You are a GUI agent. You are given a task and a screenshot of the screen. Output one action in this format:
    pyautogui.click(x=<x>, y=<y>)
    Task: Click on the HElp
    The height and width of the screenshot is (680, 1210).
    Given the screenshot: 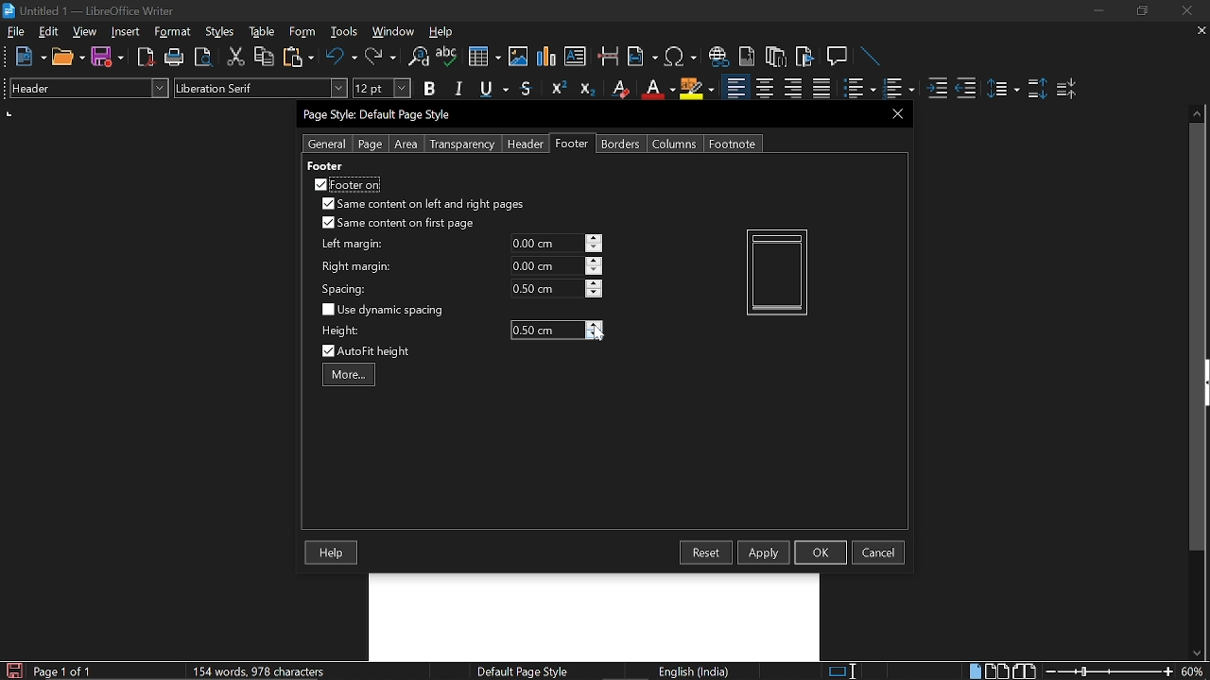 What is the action you would take?
    pyautogui.click(x=442, y=31)
    